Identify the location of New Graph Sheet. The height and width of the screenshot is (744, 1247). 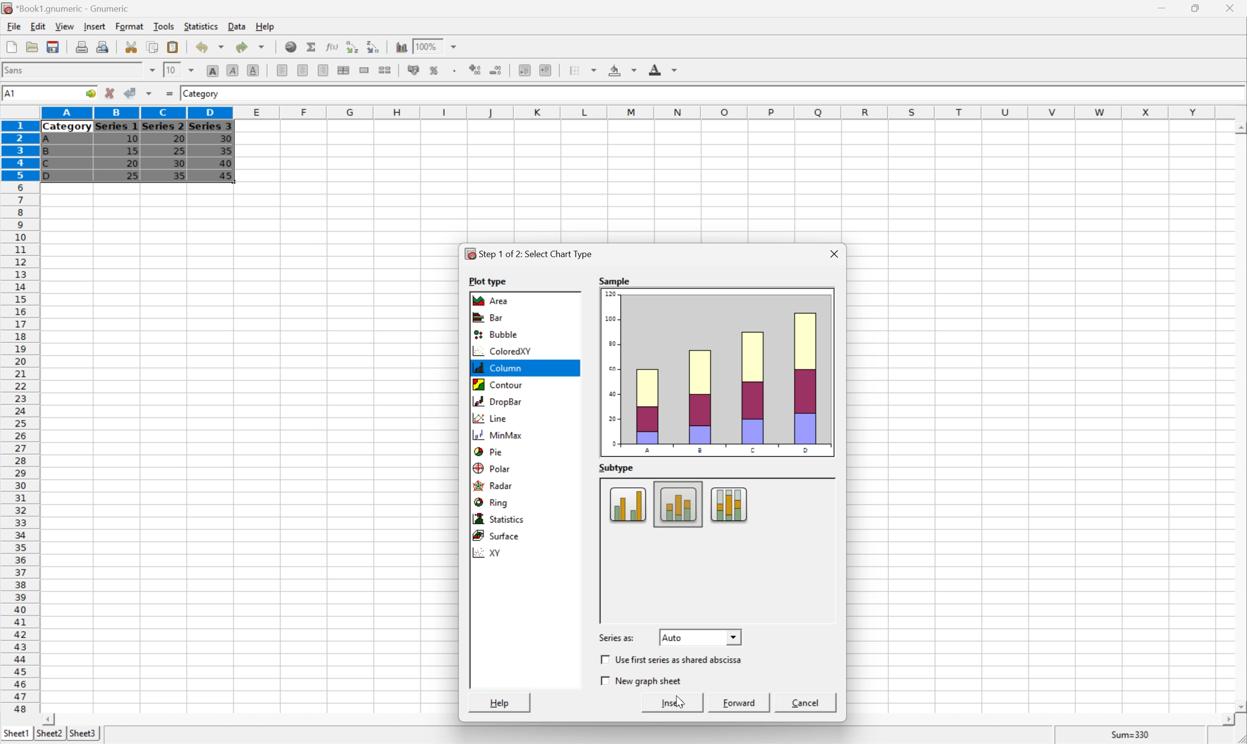
(648, 680).